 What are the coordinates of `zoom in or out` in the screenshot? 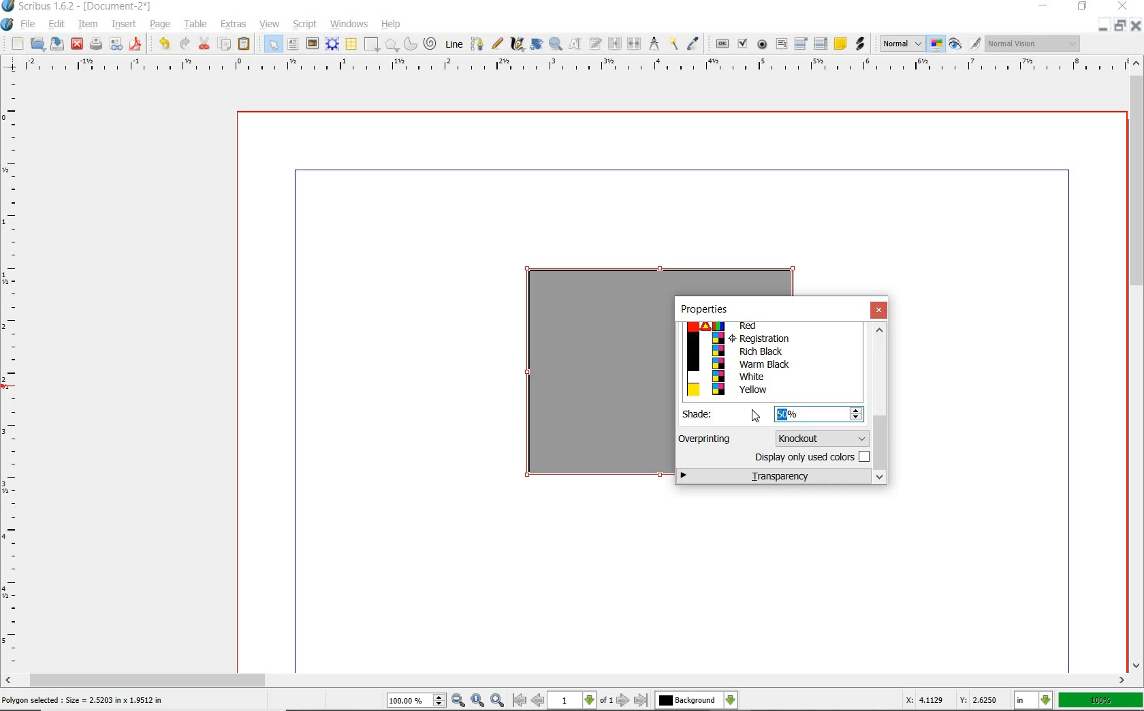 It's located at (556, 44).